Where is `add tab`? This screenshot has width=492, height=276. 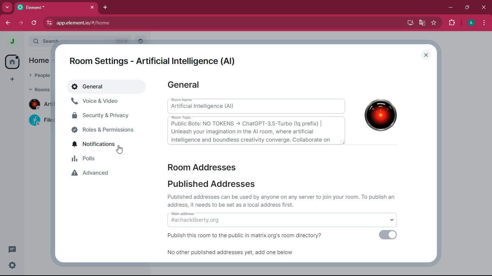 add tab is located at coordinates (107, 8).